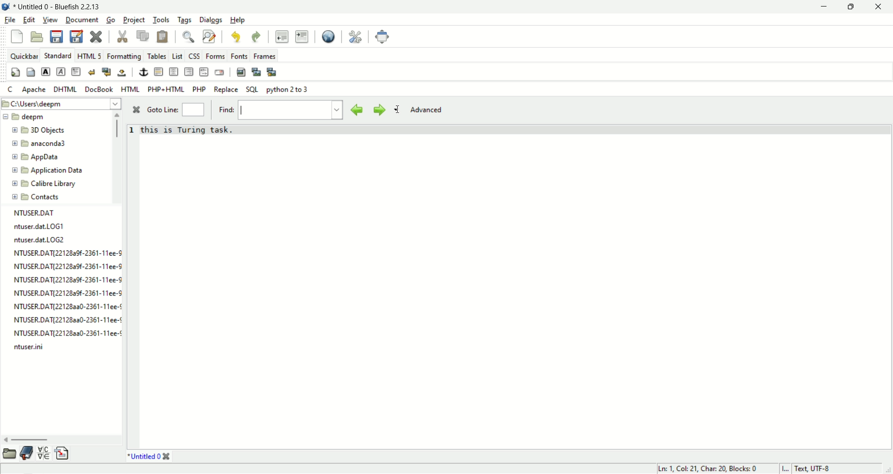  Describe the element at coordinates (24, 56) in the screenshot. I see `quickbar` at that location.